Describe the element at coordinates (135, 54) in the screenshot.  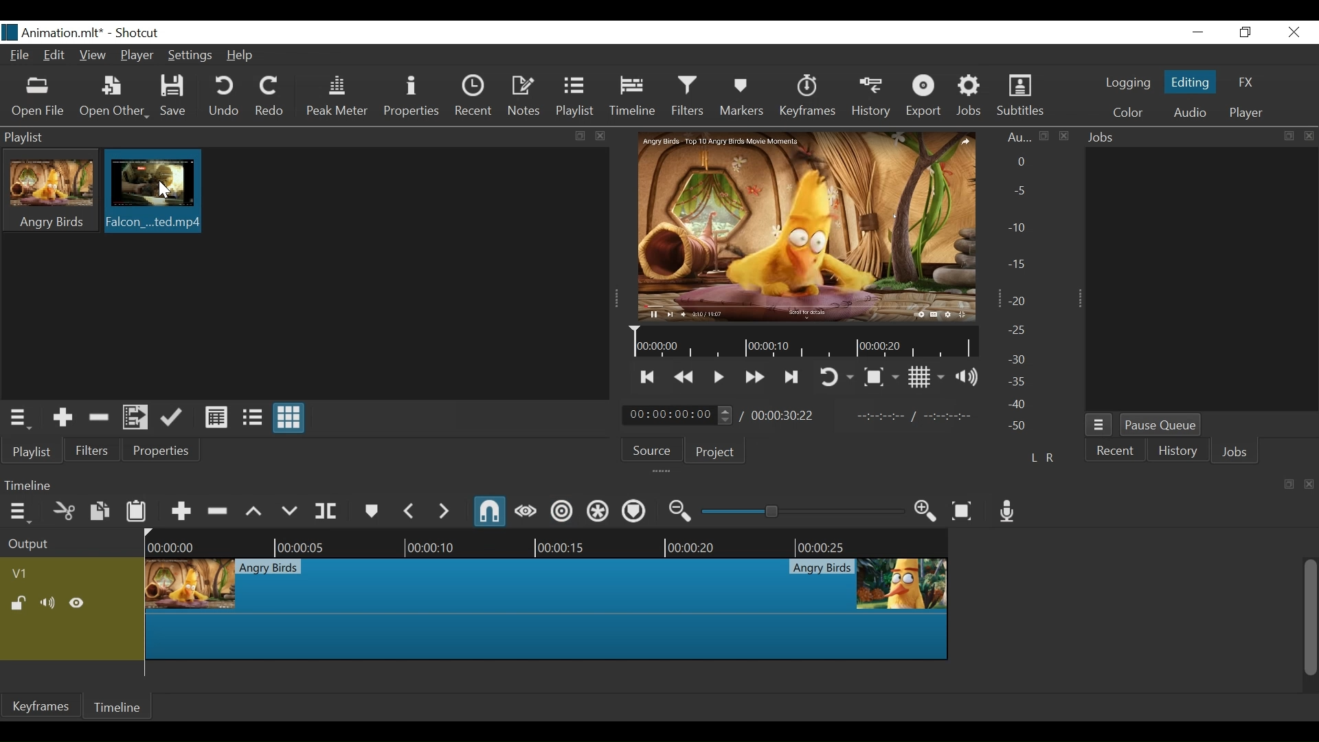
I see `Player` at that location.